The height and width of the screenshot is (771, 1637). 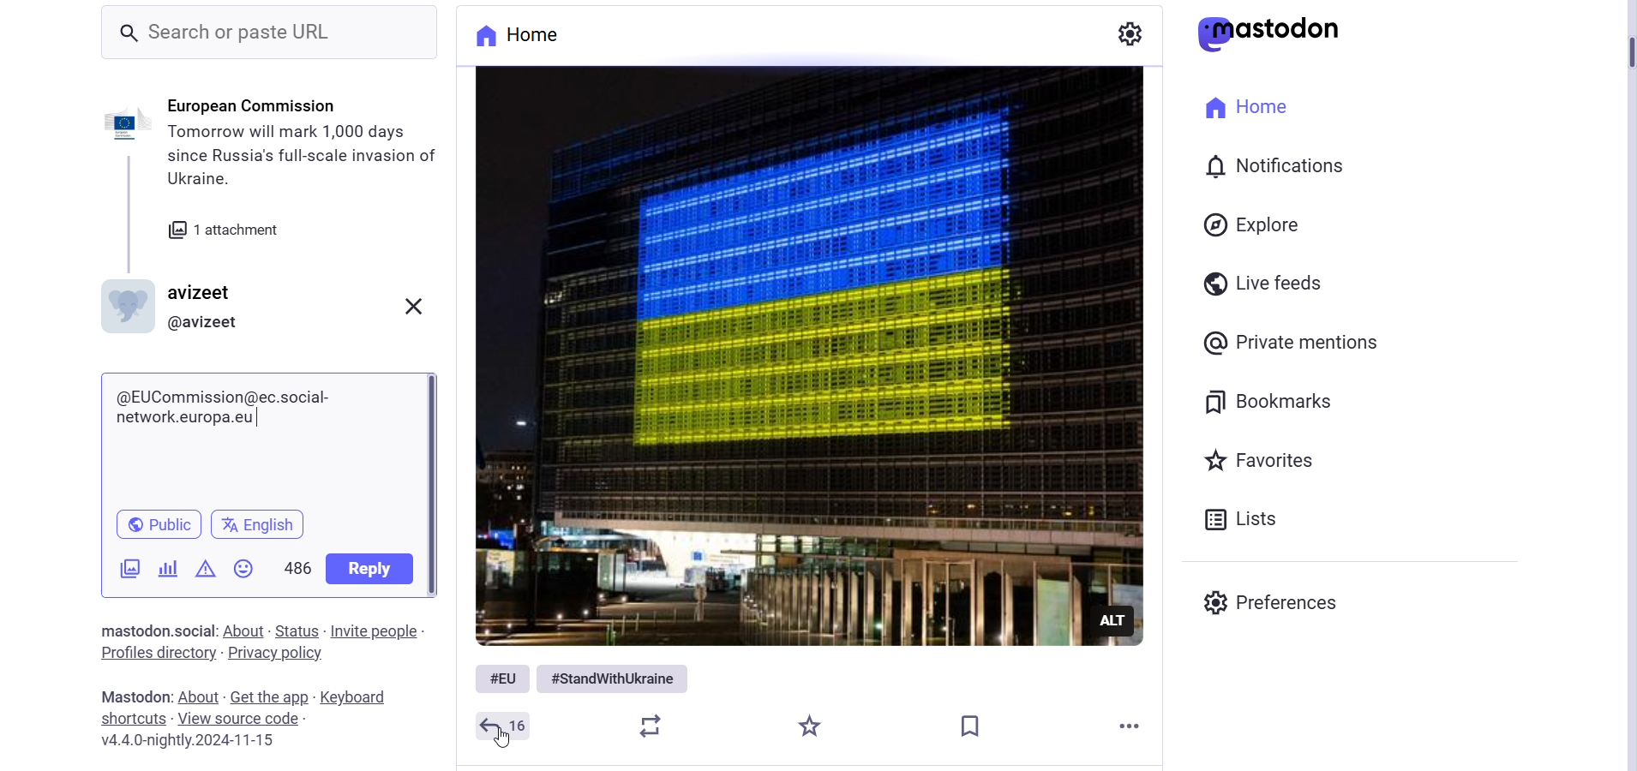 What do you see at coordinates (1134, 726) in the screenshot?
I see `More` at bounding box center [1134, 726].